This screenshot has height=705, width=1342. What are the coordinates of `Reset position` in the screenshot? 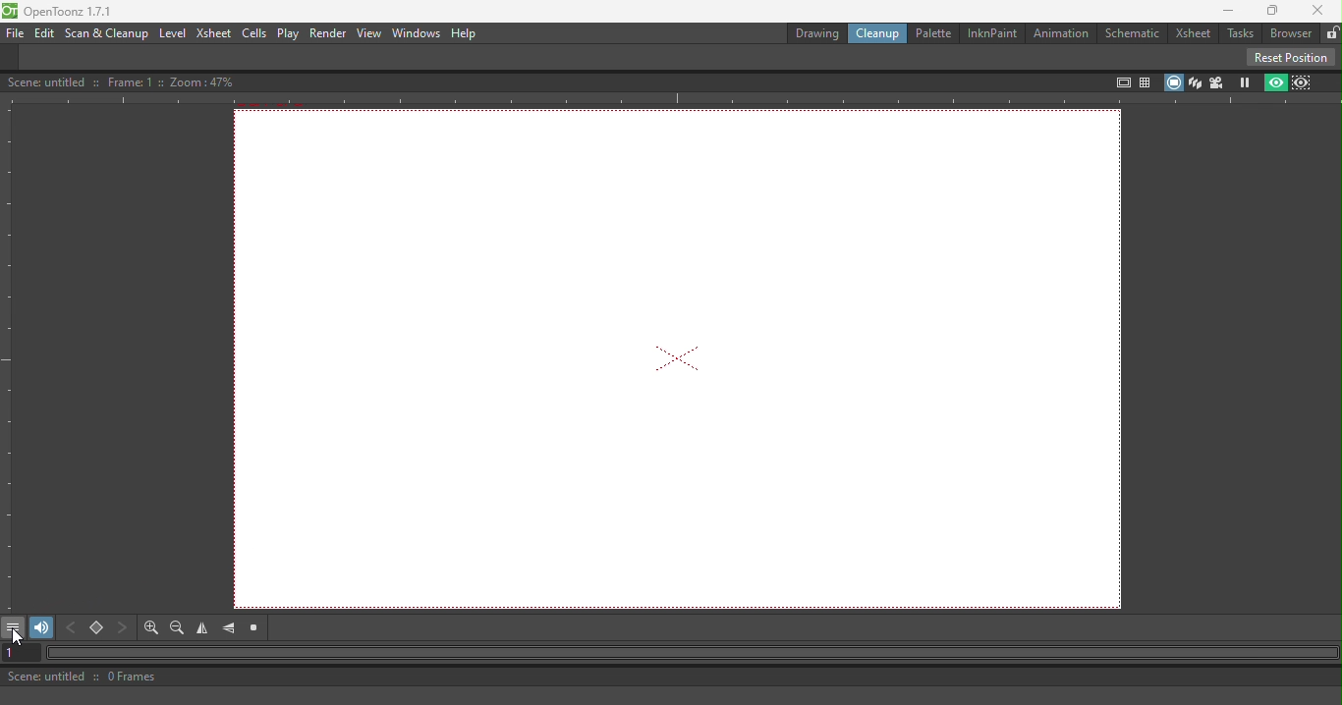 It's located at (1294, 56).